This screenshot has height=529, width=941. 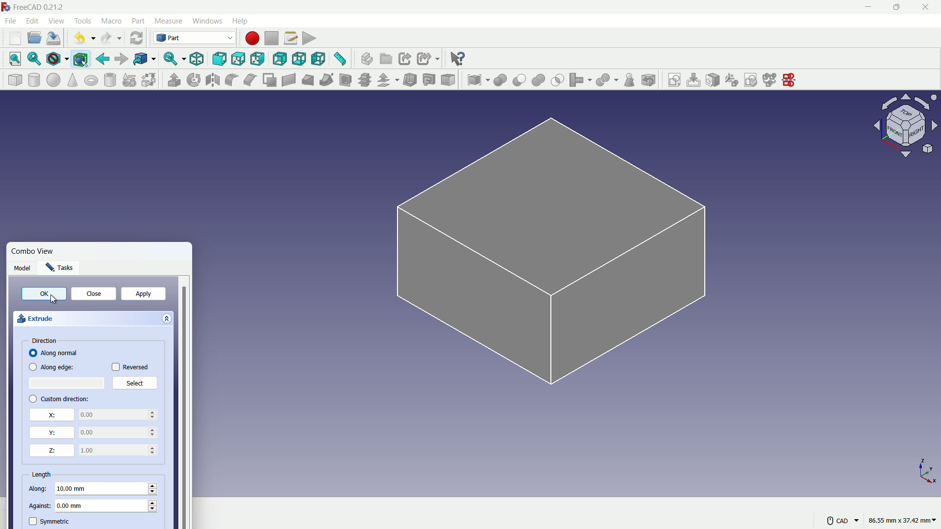 What do you see at coordinates (208, 21) in the screenshot?
I see `windows` at bounding box center [208, 21].